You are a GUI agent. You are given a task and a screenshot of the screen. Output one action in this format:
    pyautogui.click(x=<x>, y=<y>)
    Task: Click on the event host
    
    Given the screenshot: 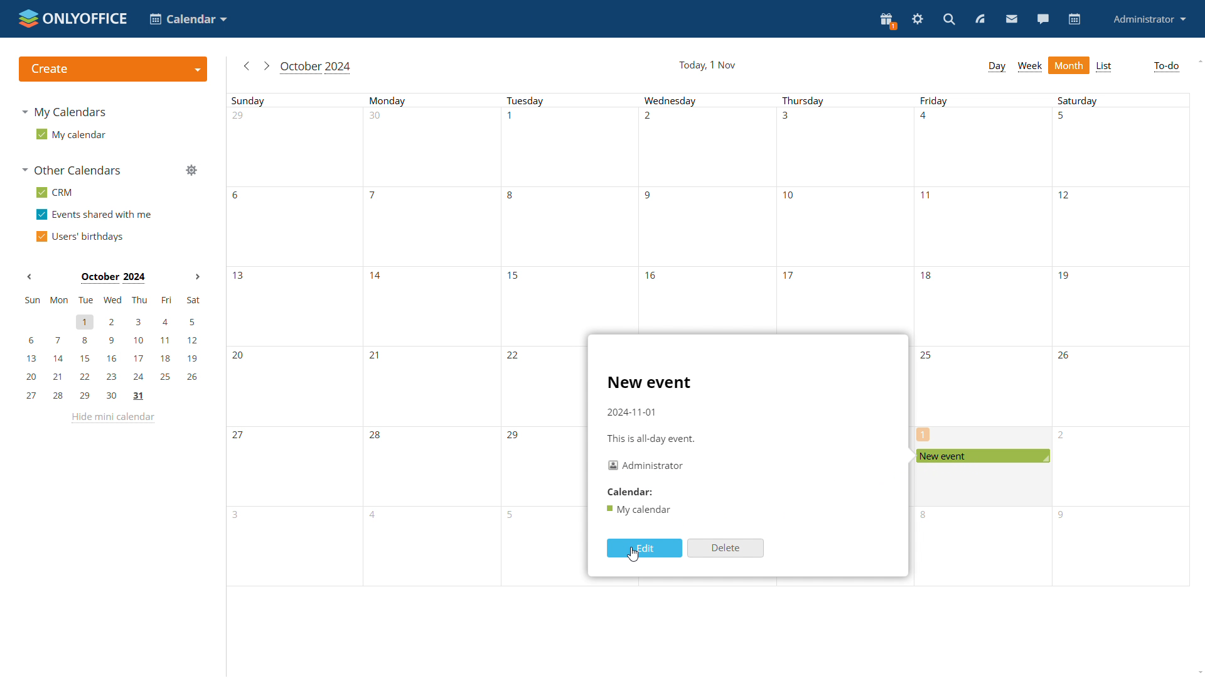 What is the action you would take?
    pyautogui.click(x=648, y=465)
    